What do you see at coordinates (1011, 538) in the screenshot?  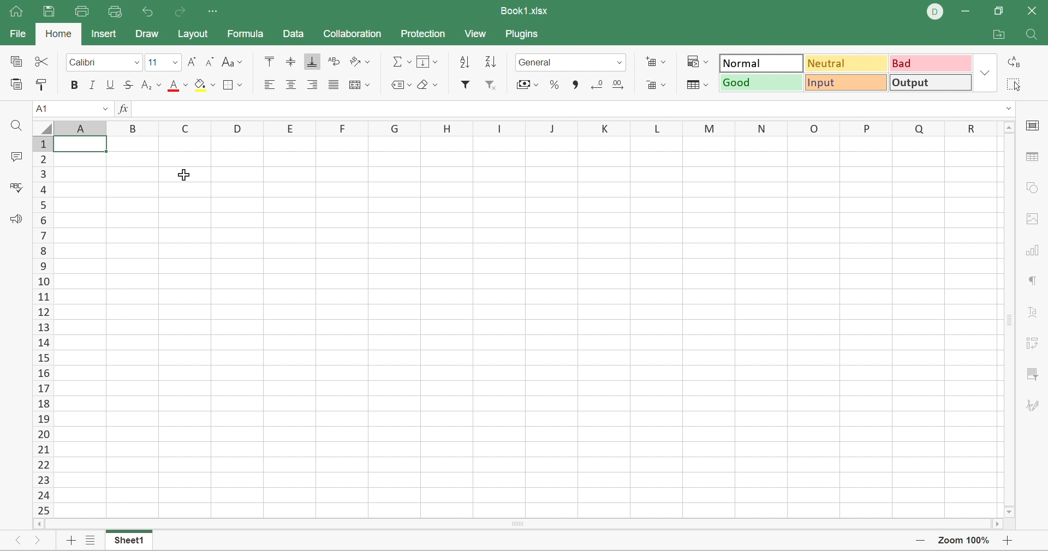 I see `Zoom In` at bounding box center [1011, 538].